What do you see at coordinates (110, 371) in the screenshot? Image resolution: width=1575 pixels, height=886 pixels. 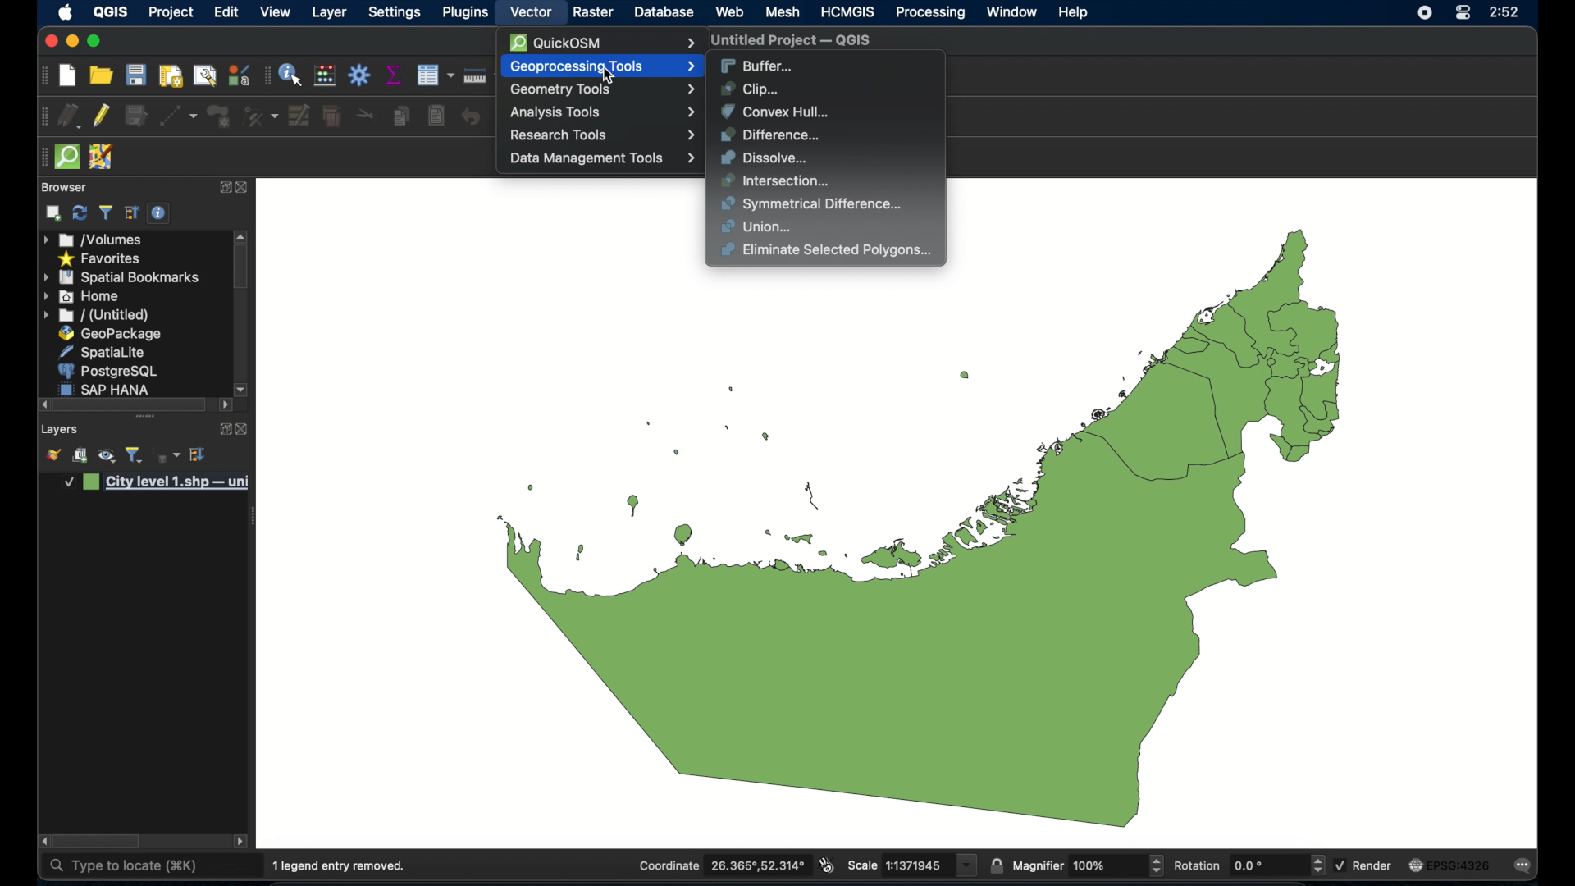 I see `postgresql` at bounding box center [110, 371].